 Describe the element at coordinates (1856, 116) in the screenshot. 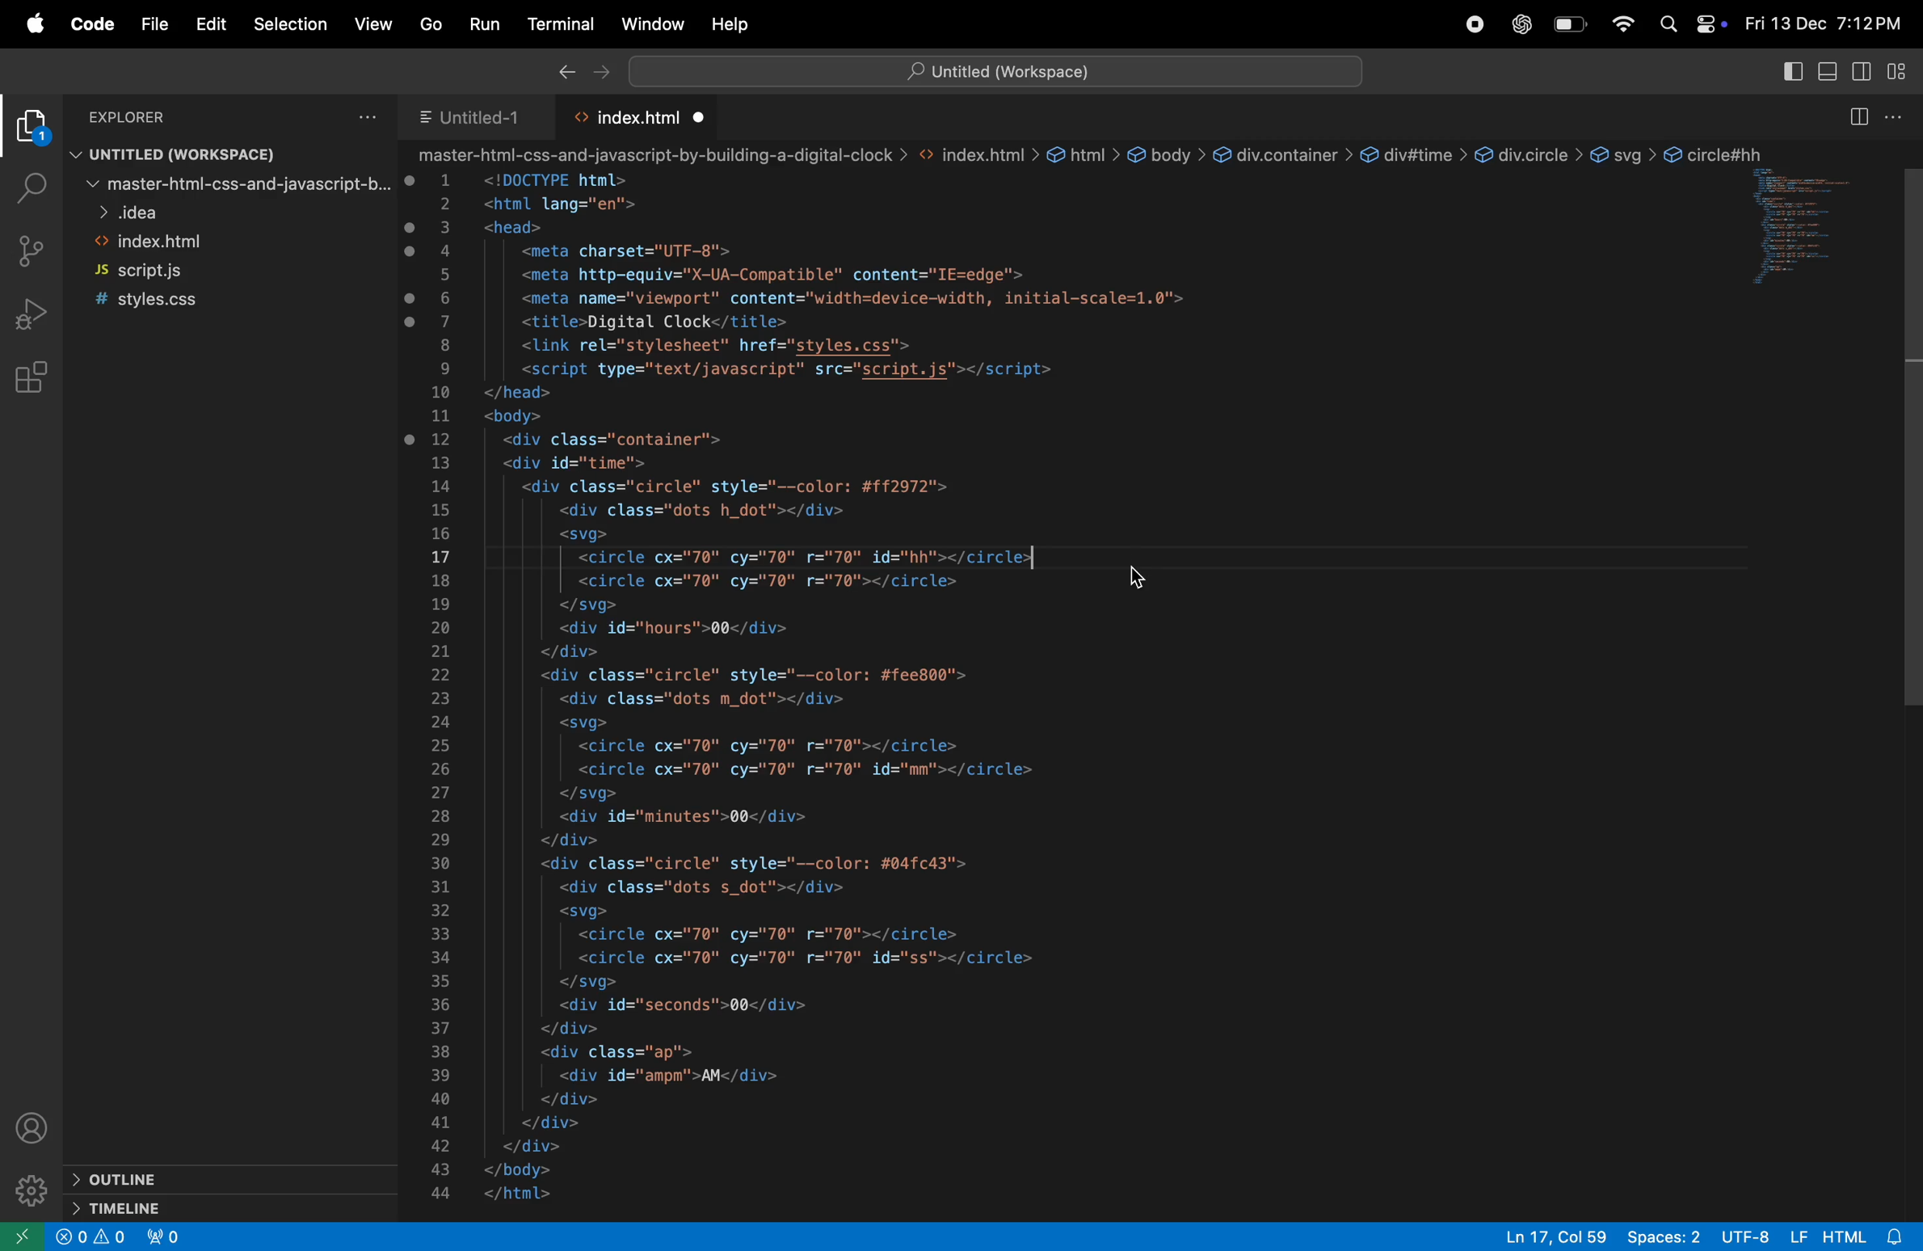

I see `split editor` at that location.